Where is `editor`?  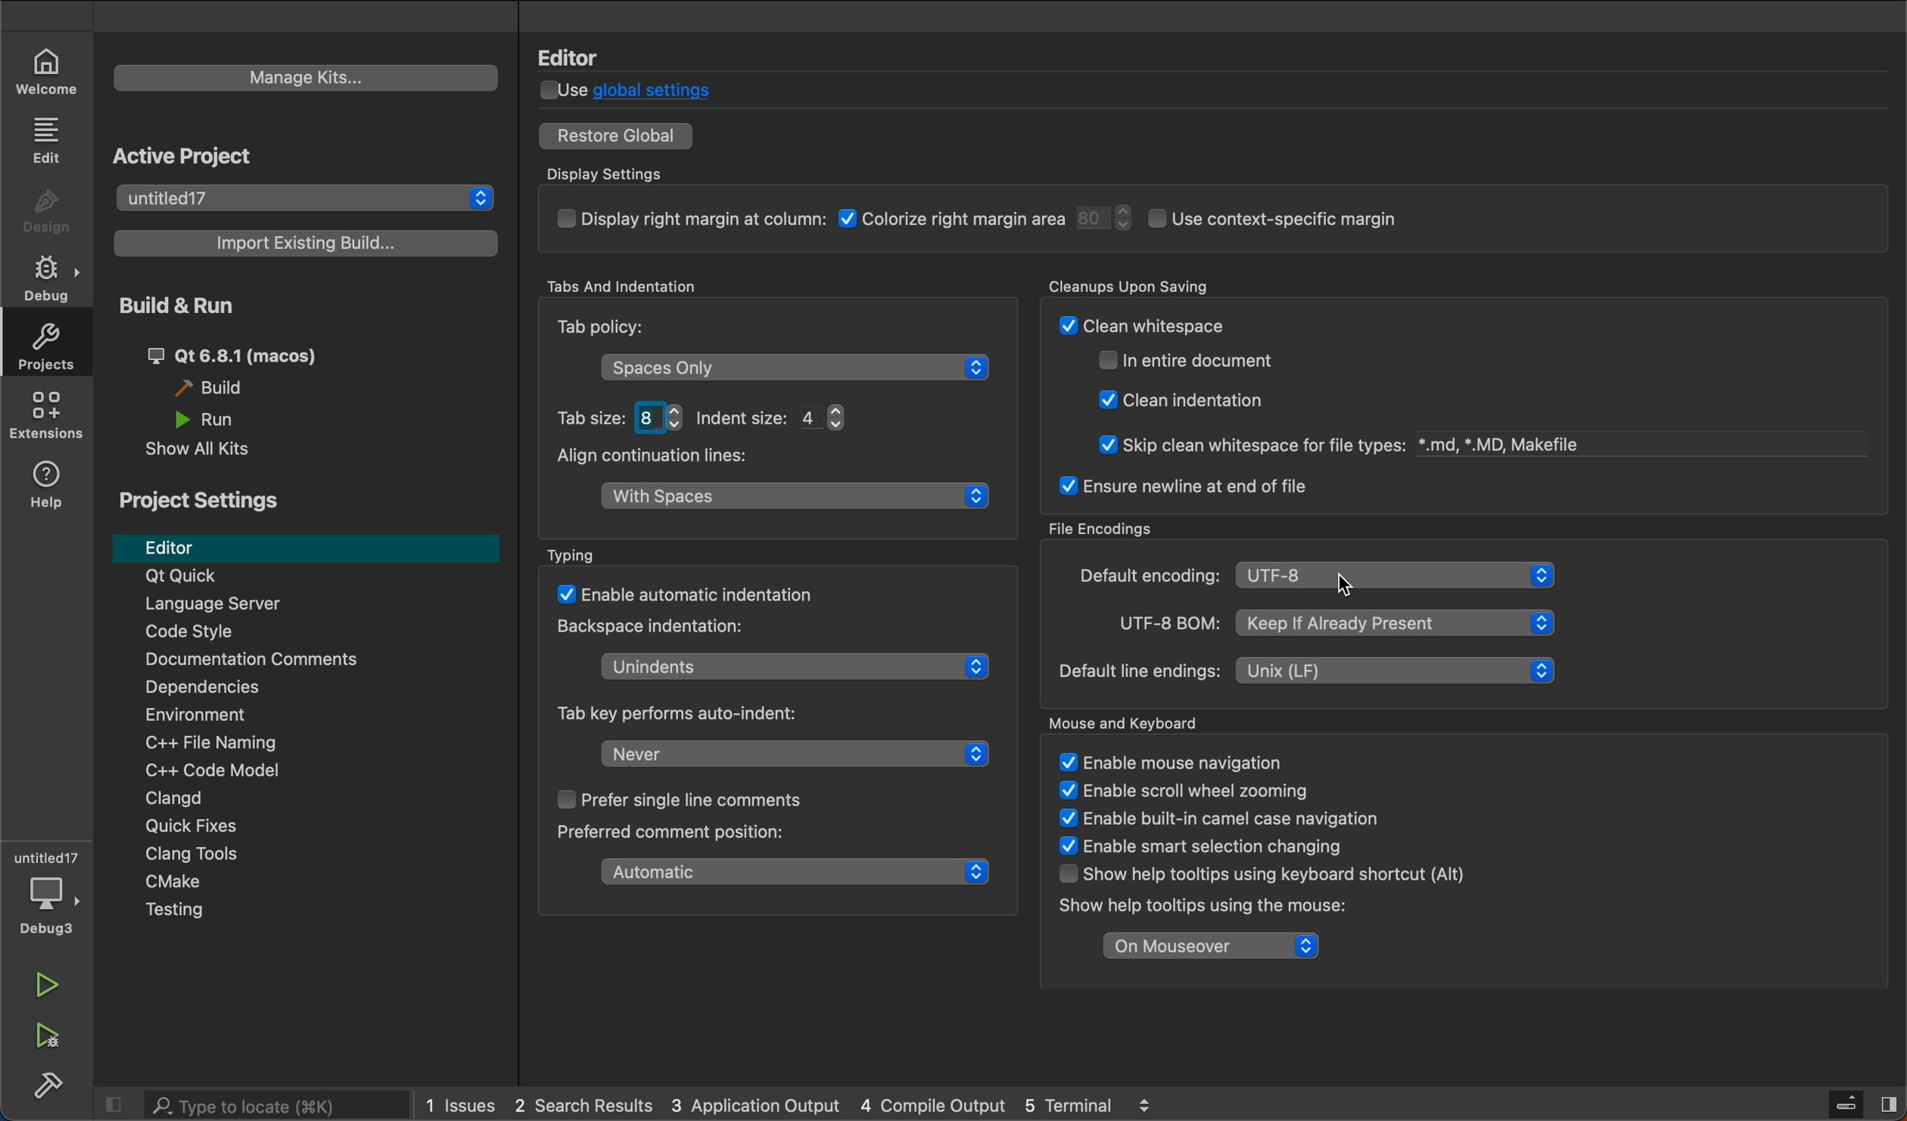
editor is located at coordinates (309, 548).